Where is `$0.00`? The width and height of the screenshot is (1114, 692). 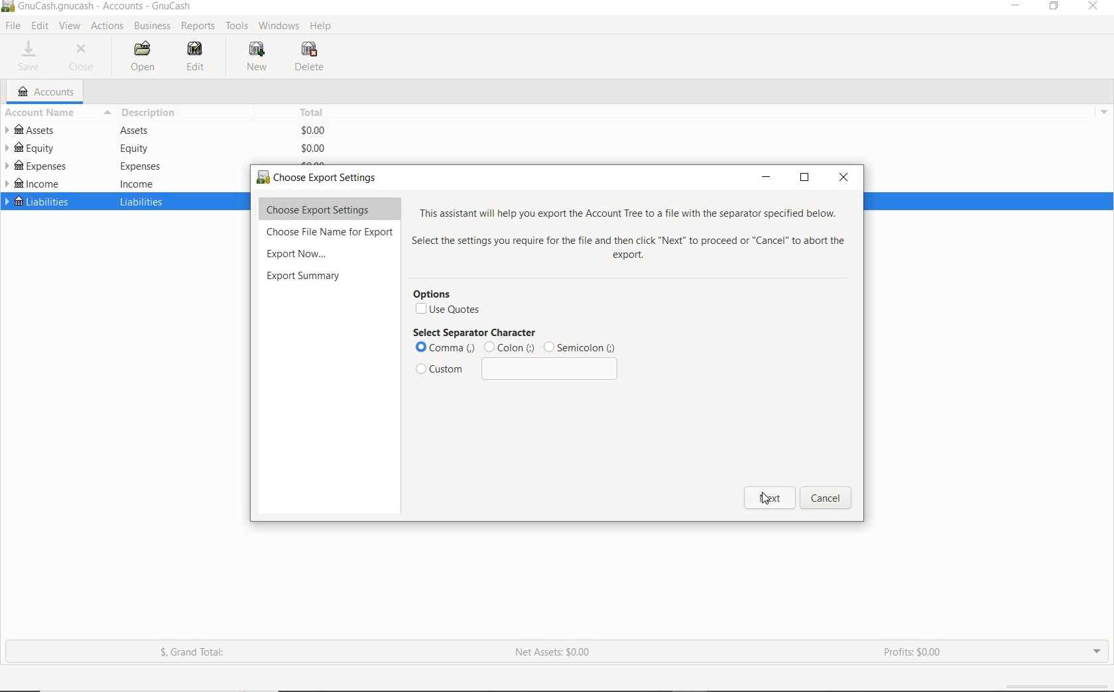
$0.00 is located at coordinates (314, 148).